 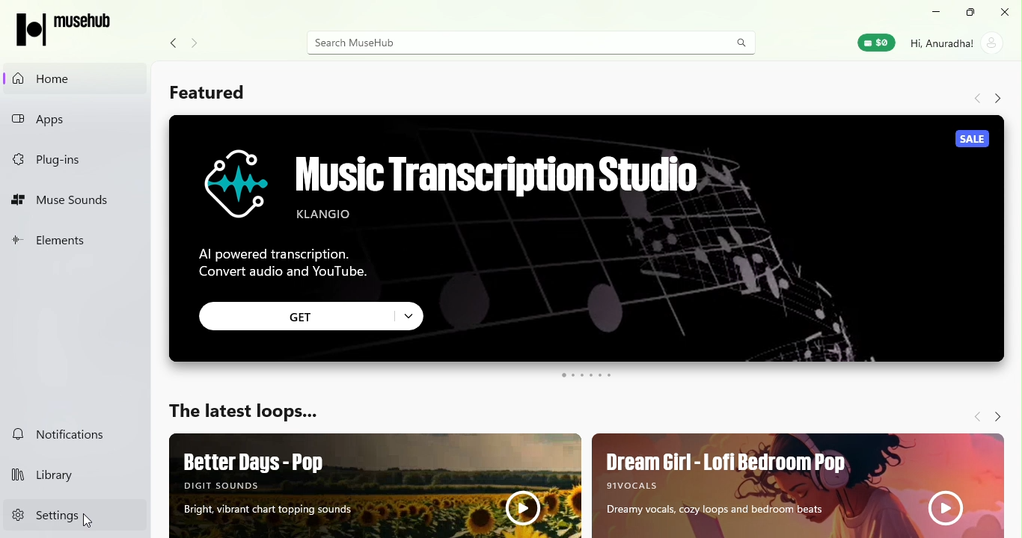 I want to click on navigate forward, so click(x=194, y=44).